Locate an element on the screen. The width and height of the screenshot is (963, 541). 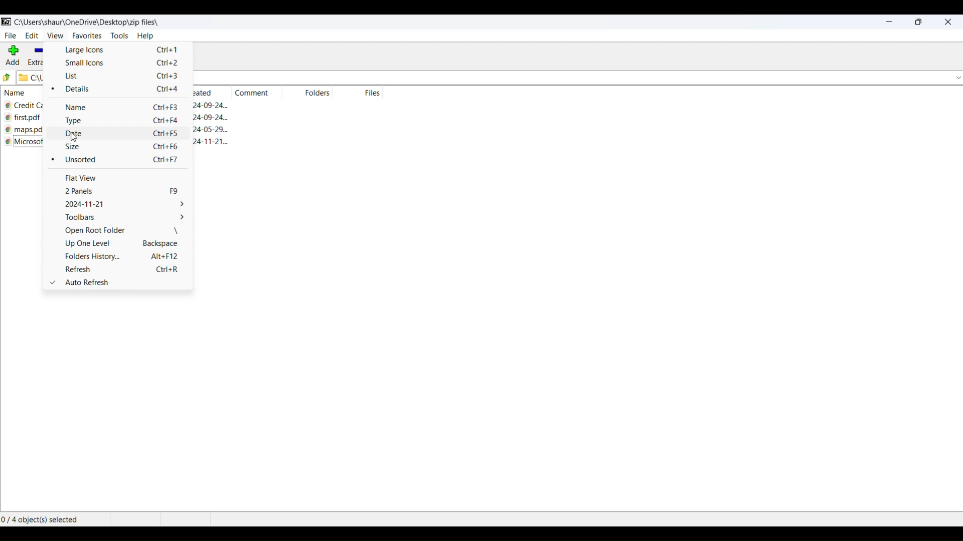
add is located at coordinates (11, 55).